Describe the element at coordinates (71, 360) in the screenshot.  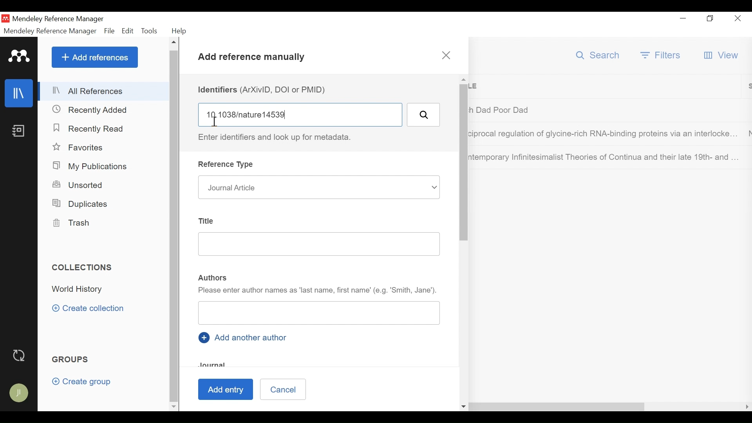
I see `Groups ` at that location.